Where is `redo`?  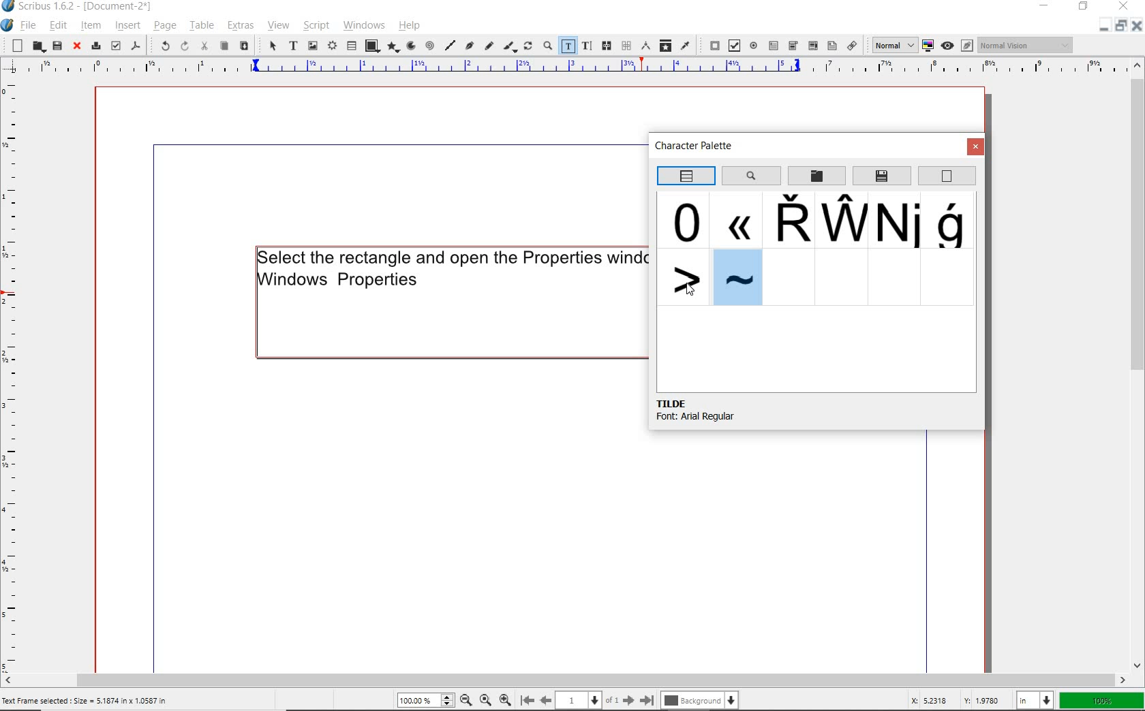
redo is located at coordinates (183, 46).